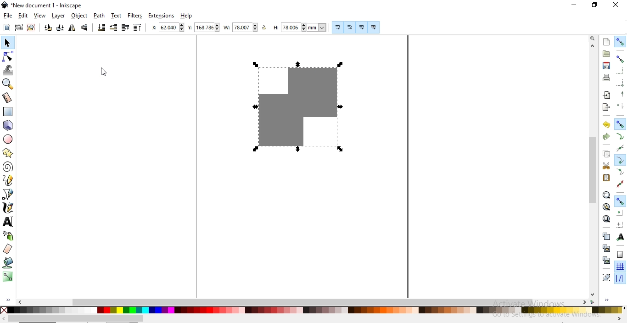  I want to click on measurement tool, so click(8, 98).